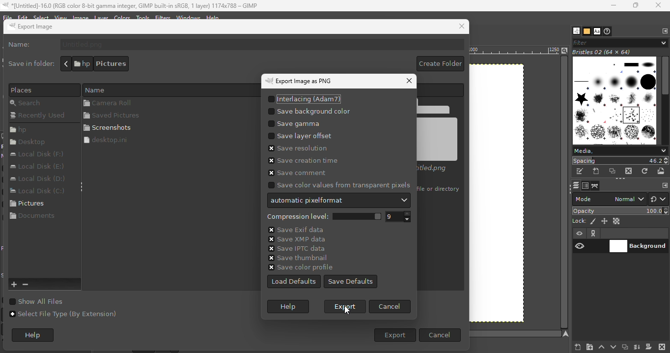 This screenshot has width=670, height=353. What do you see at coordinates (15, 285) in the screenshot?
I see `Add the folder to the bookmarks` at bounding box center [15, 285].